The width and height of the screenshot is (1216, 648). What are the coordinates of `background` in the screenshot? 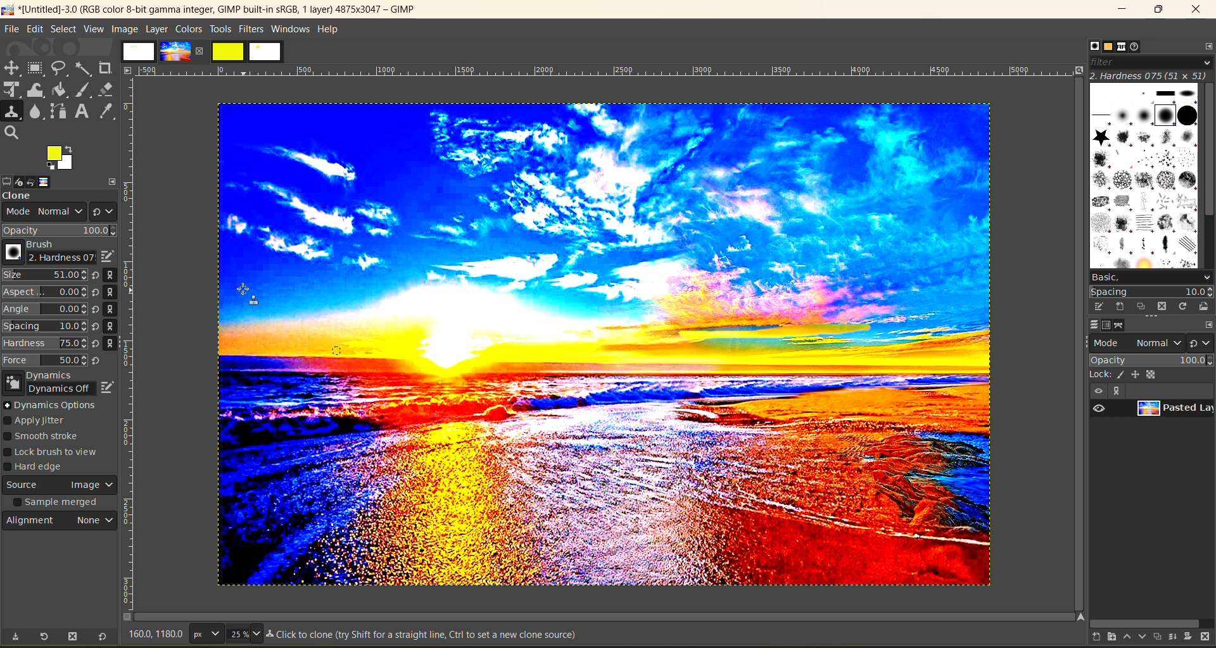 It's located at (1154, 374).